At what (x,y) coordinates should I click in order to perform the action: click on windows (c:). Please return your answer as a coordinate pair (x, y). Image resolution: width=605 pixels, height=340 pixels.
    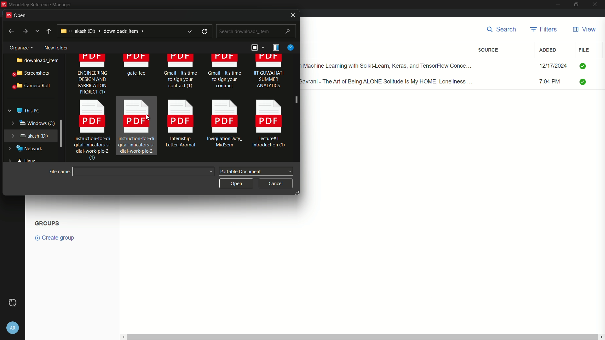
    Looking at the image, I should click on (28, 123).